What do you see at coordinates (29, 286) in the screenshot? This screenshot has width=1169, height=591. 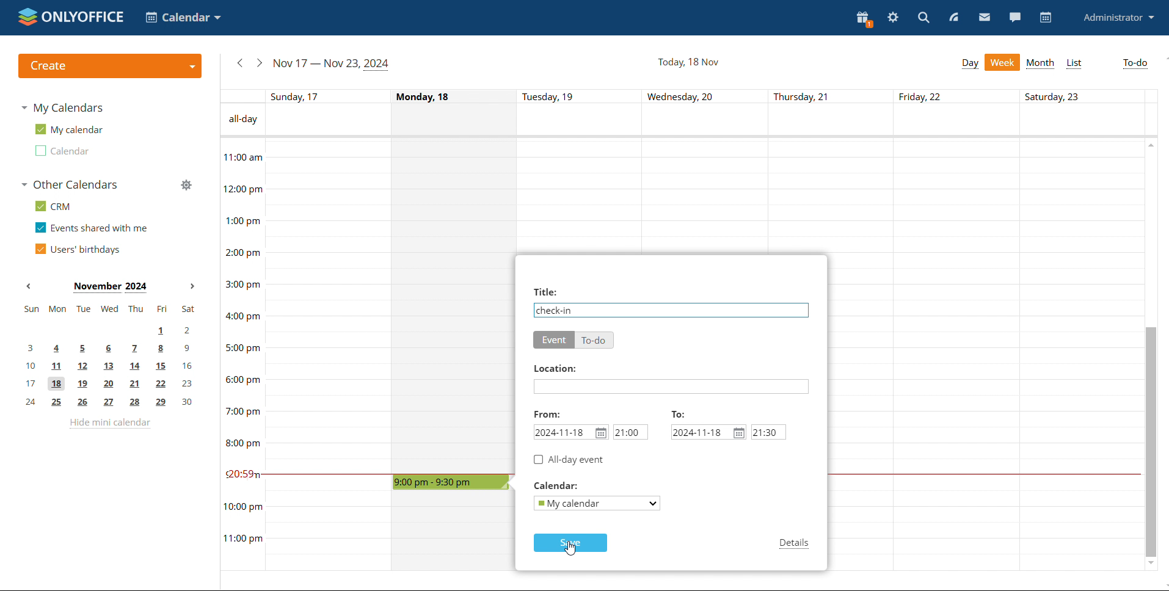 I see `previous month` at bounding box center [29, 286].